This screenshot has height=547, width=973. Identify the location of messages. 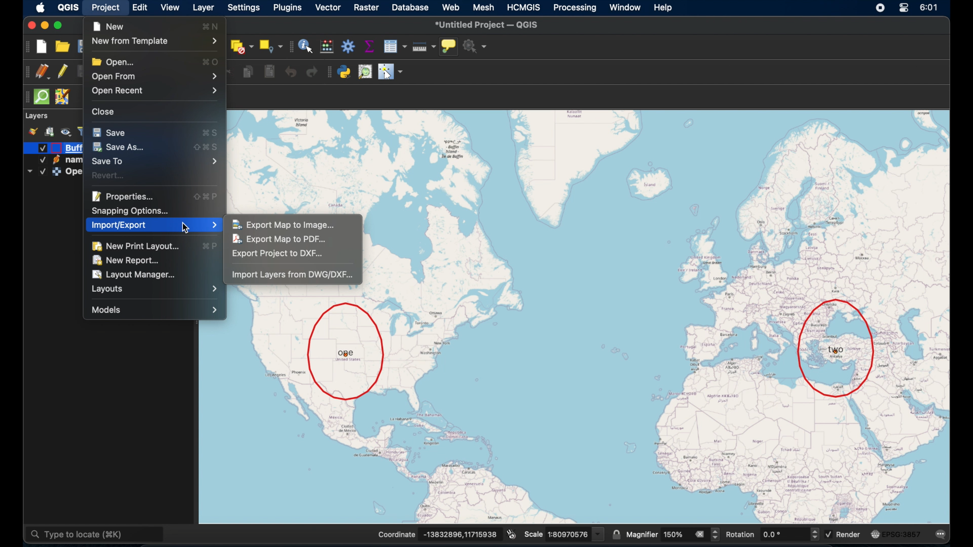
(942, 534).